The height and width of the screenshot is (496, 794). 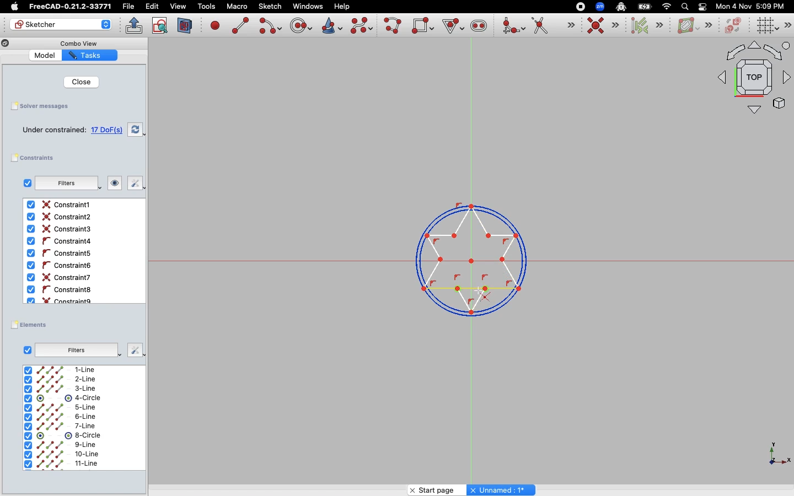 I want to click on Toggle, so click(x=702, y=7).